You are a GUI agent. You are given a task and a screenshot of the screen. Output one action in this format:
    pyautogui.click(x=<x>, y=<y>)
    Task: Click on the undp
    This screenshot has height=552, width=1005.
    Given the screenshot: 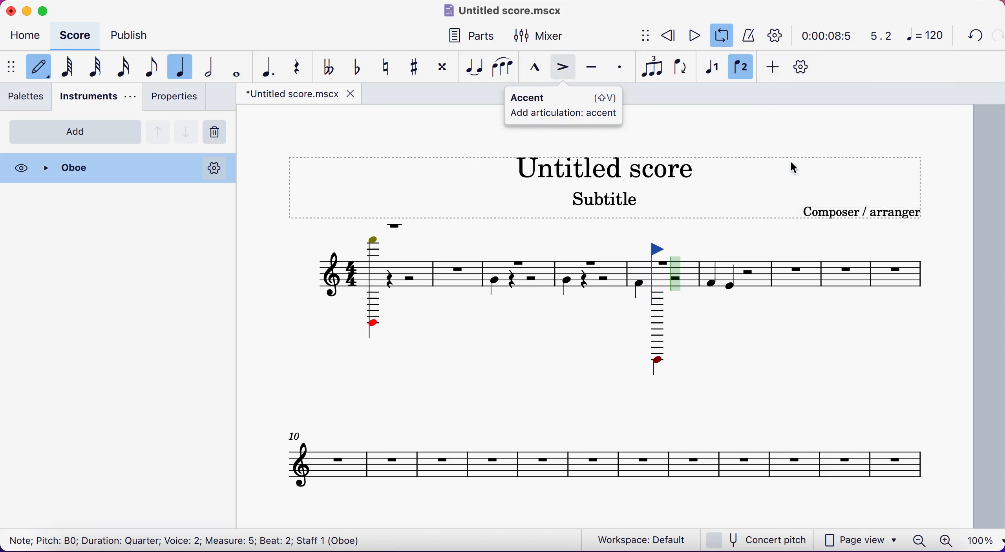 What is the action you would take?
    pyautogui.click(x=973, y=36)
    